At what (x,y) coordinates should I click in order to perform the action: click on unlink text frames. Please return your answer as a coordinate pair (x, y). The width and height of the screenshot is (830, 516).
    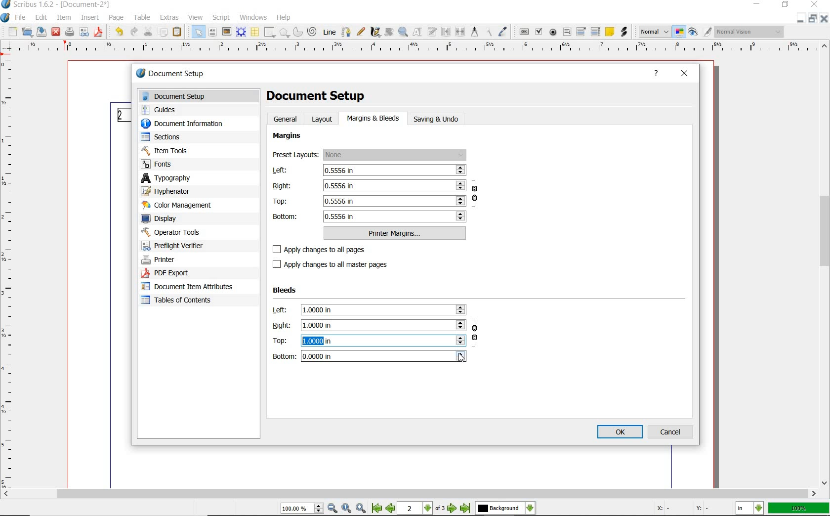
    Looking at the image, I should click on (460, 32).